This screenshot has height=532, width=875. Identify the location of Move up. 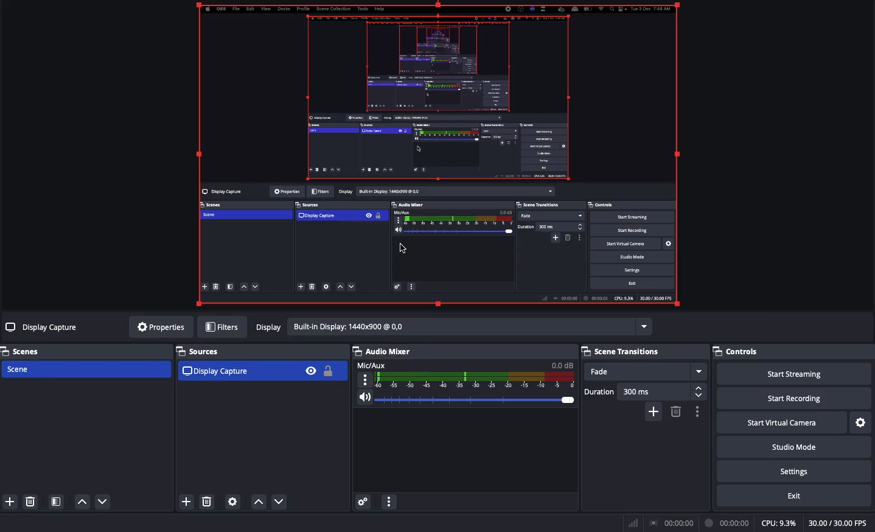
(81, 503).